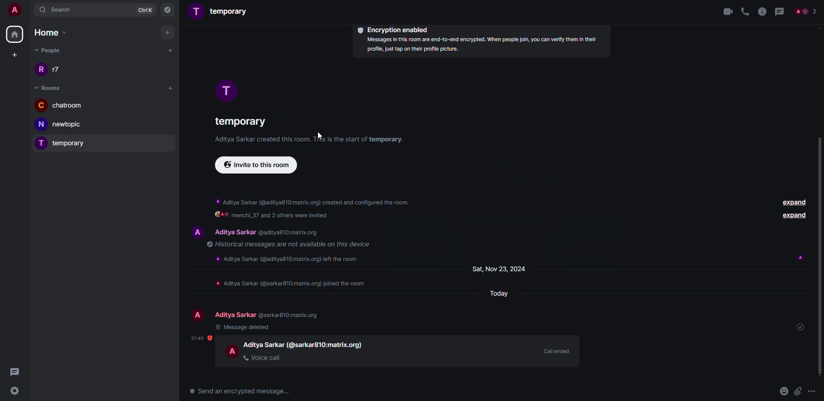 The width and height of the screenshot is (824, 401). What do you see at coordinates (198, 314) in the screenshot?
I see `profile` at bounding box center [198, 314].